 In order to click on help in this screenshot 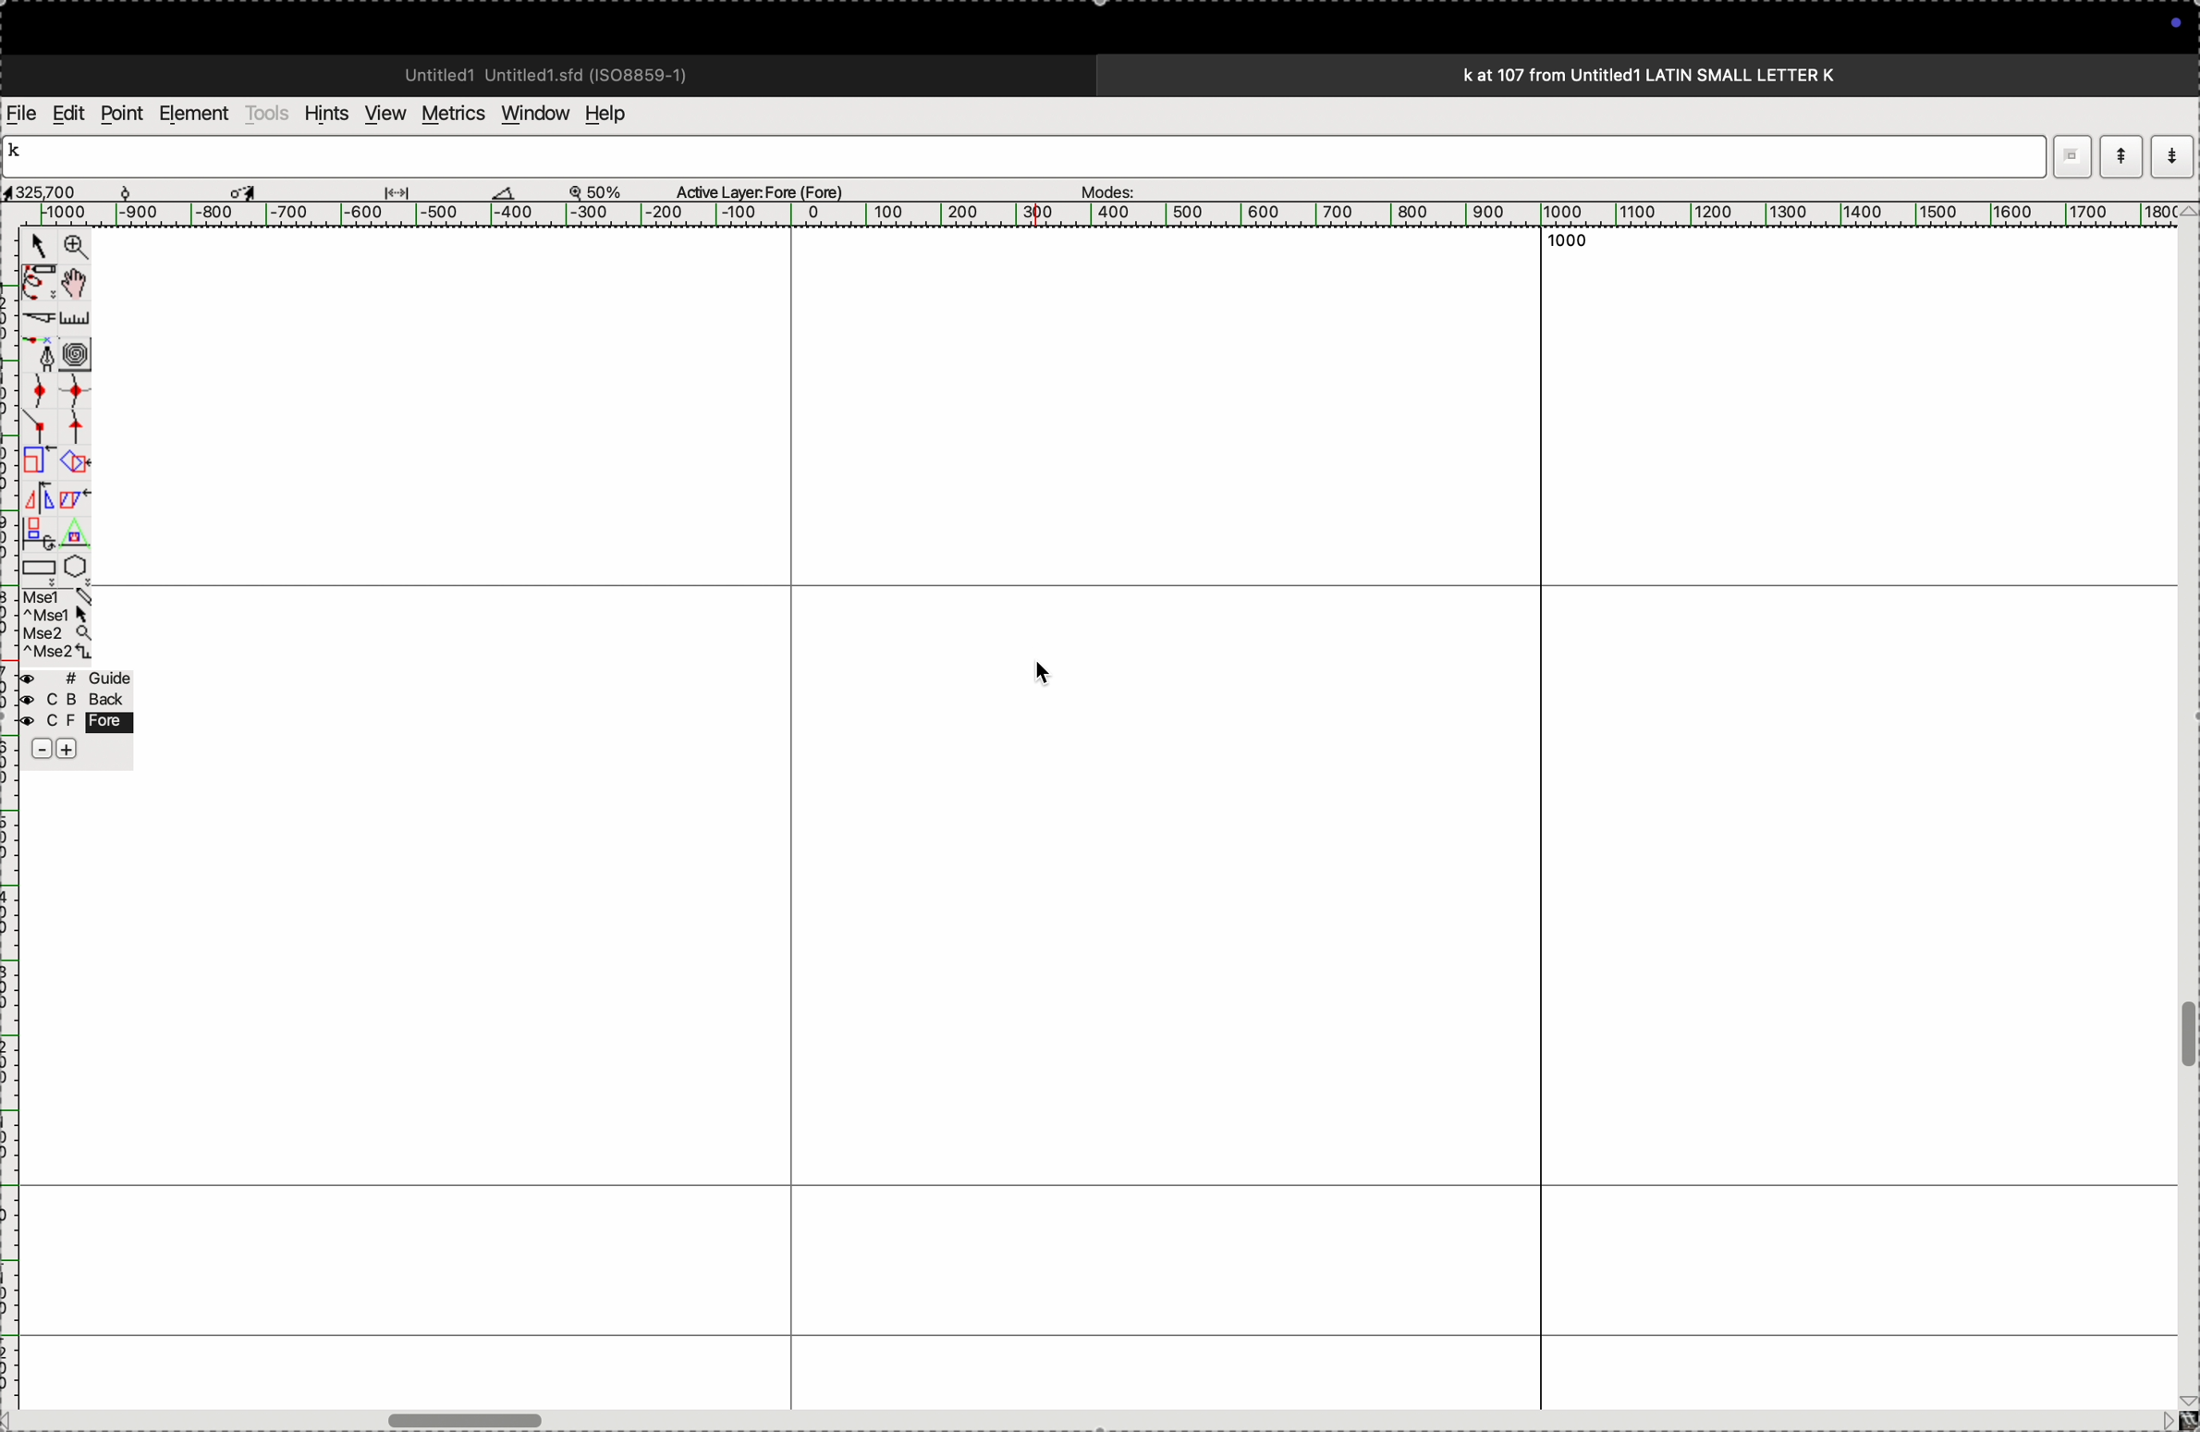, I will do `click(617, 114)`.